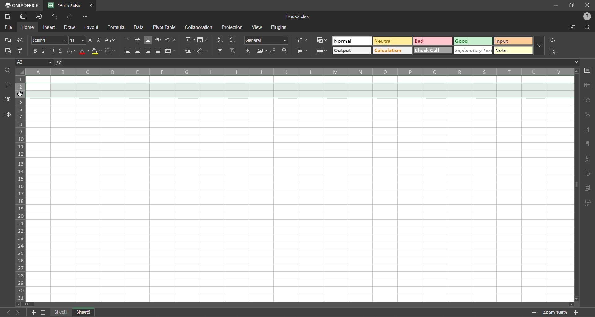 This screenshot has width=595, height=317. Describe the element at coordinates (575, 185) in the screenshot. I see `vertical scroll barr` at that location.